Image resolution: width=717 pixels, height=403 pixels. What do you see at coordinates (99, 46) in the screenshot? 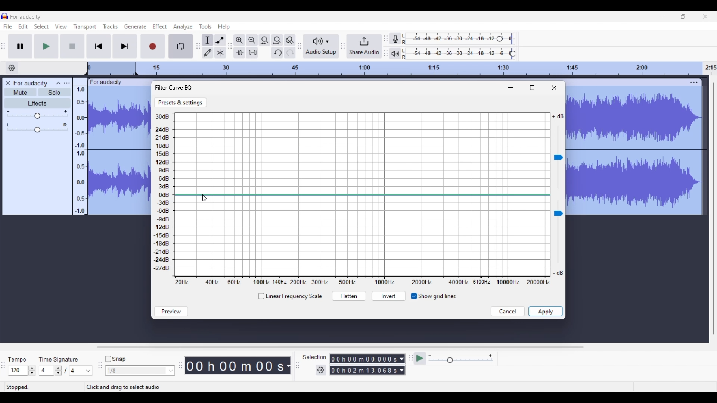
I see `Skip/Select to start` at bounding box center [99, 46].